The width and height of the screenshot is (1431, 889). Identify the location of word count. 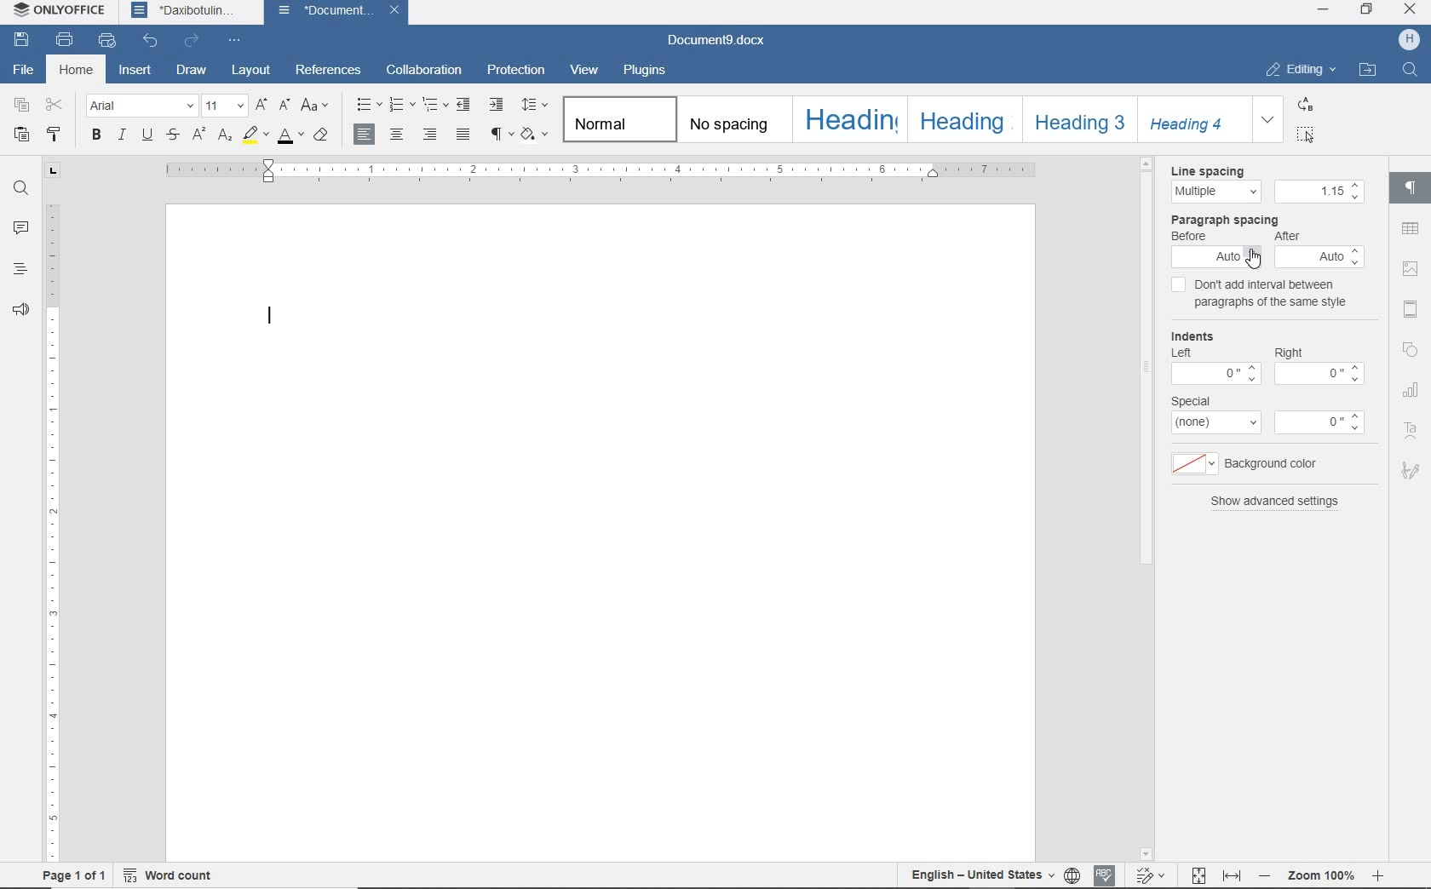
(167, 875).